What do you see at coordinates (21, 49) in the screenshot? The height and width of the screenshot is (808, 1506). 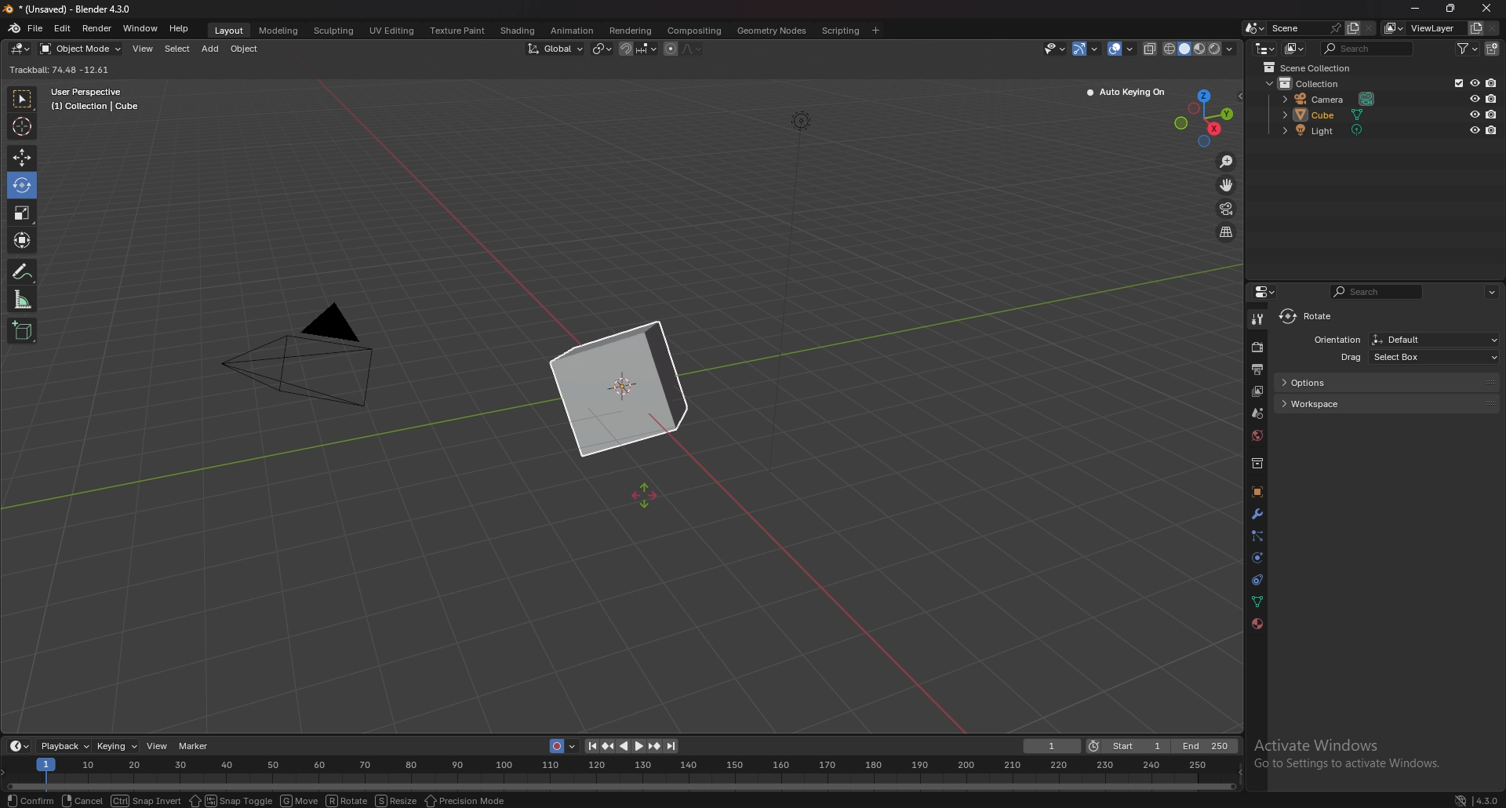 I see `editor type` at bounding box center [21, 49].